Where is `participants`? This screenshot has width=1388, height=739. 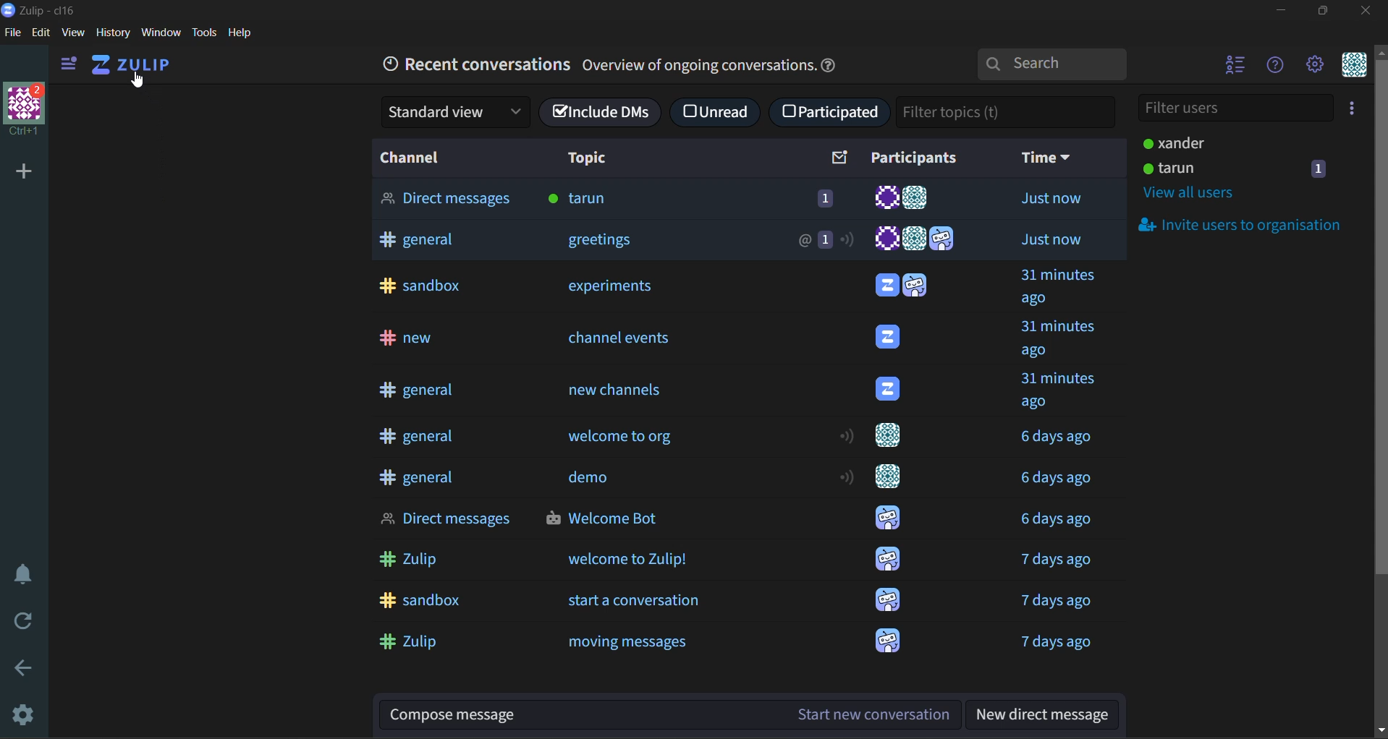 participants is located at coordinates (919, 158).